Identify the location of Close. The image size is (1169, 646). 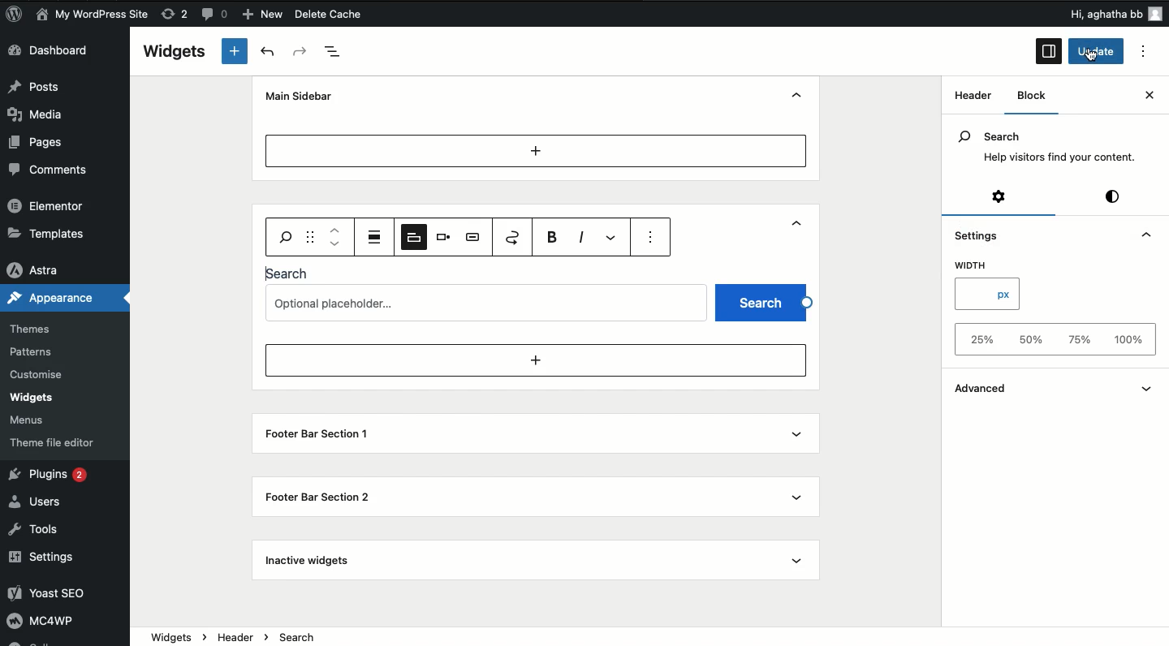
(1133, 97).